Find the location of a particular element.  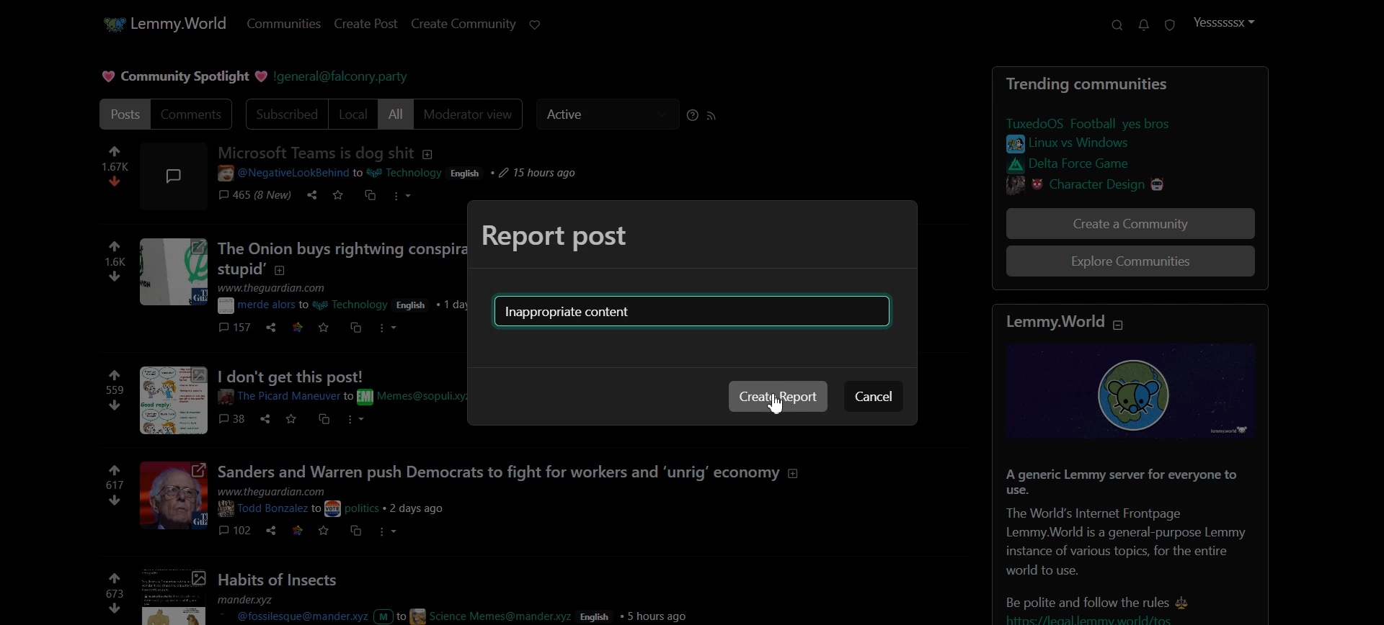

Communities is located at coordinates (284, 23).